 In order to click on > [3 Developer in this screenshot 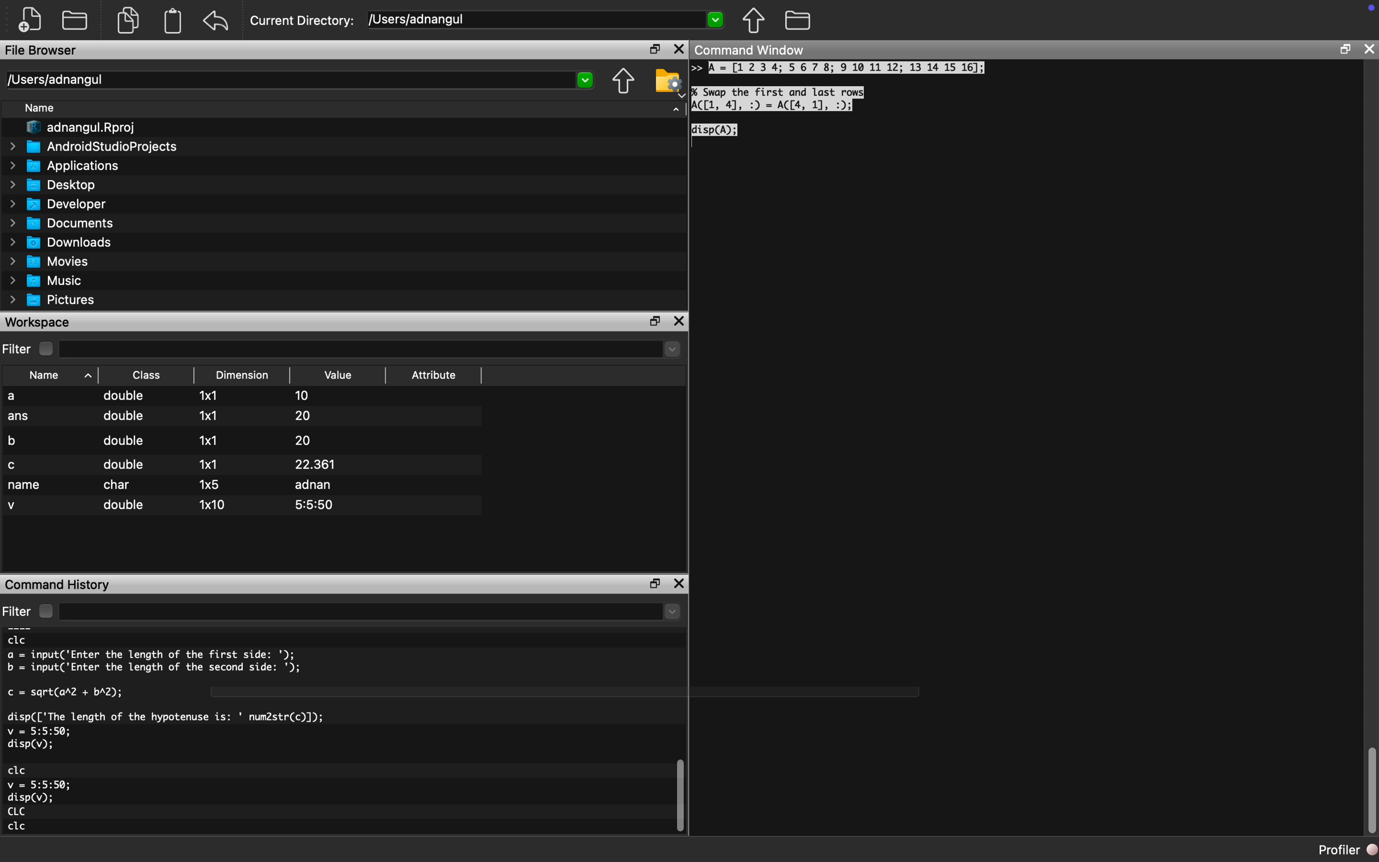, I will do `click(58, 204)`.